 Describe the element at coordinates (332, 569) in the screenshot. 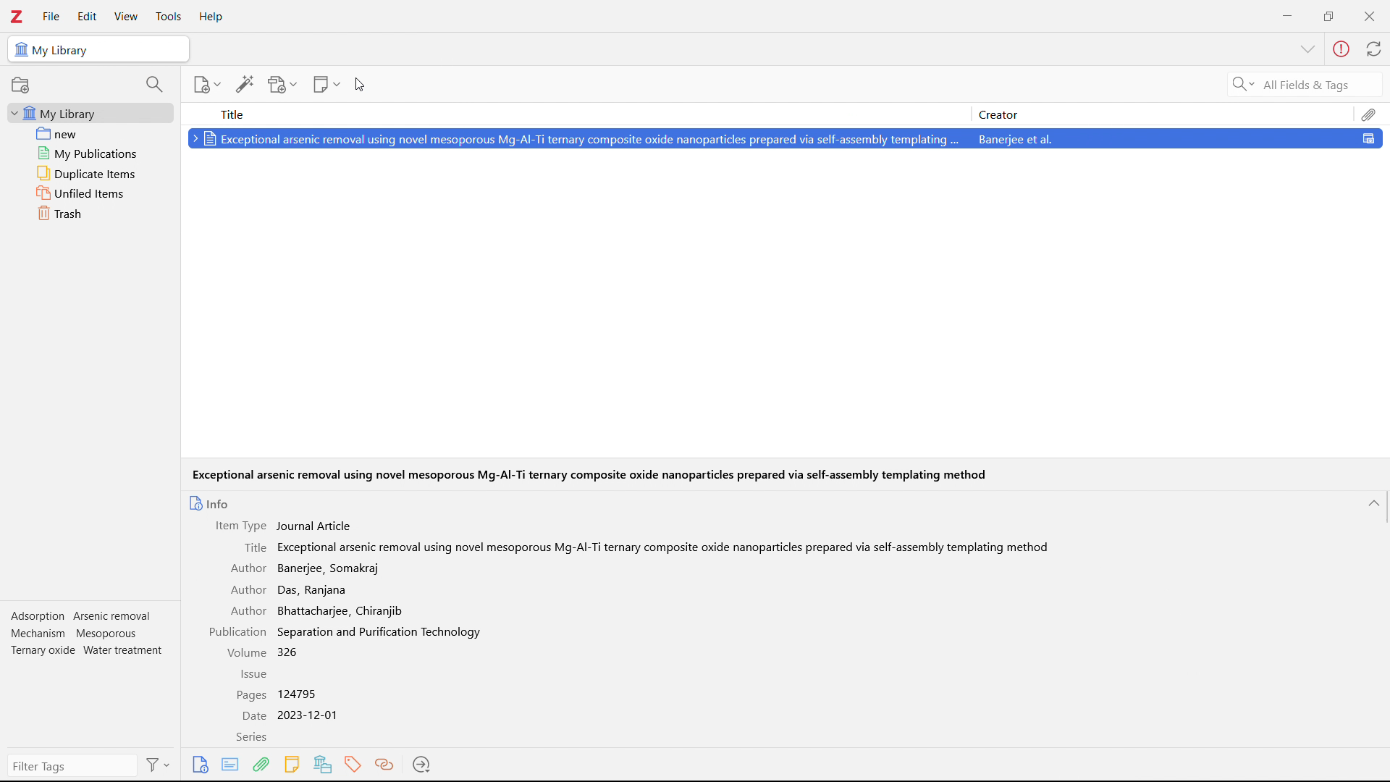

I see `Banerjee, Somakraj` at that location.